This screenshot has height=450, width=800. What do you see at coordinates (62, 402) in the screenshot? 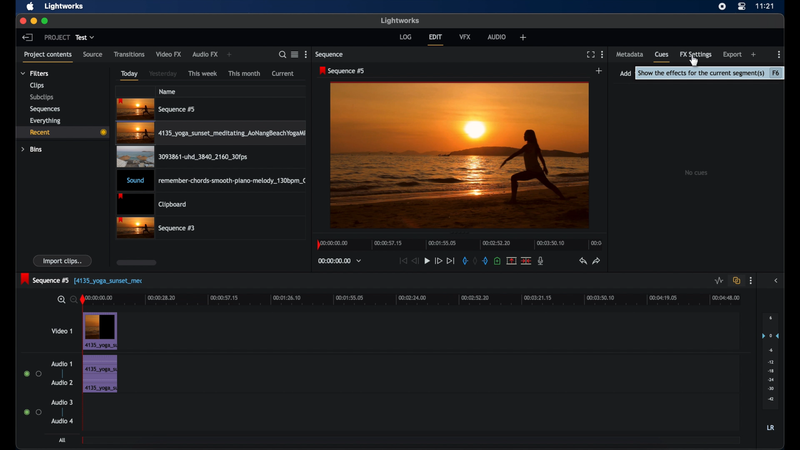
I see `audio 3` at bounding box center [62, 402].